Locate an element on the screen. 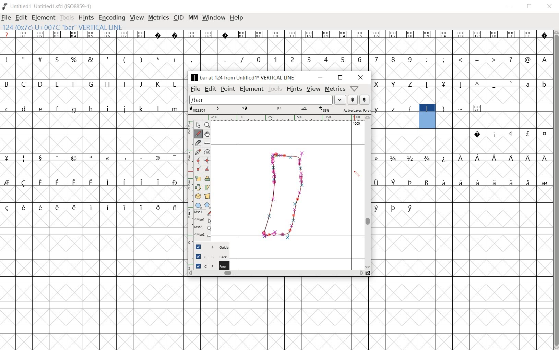 Image resolution: width=559 pixels, height=350 pixels. flip the selection is located at coordinates (198, 187).